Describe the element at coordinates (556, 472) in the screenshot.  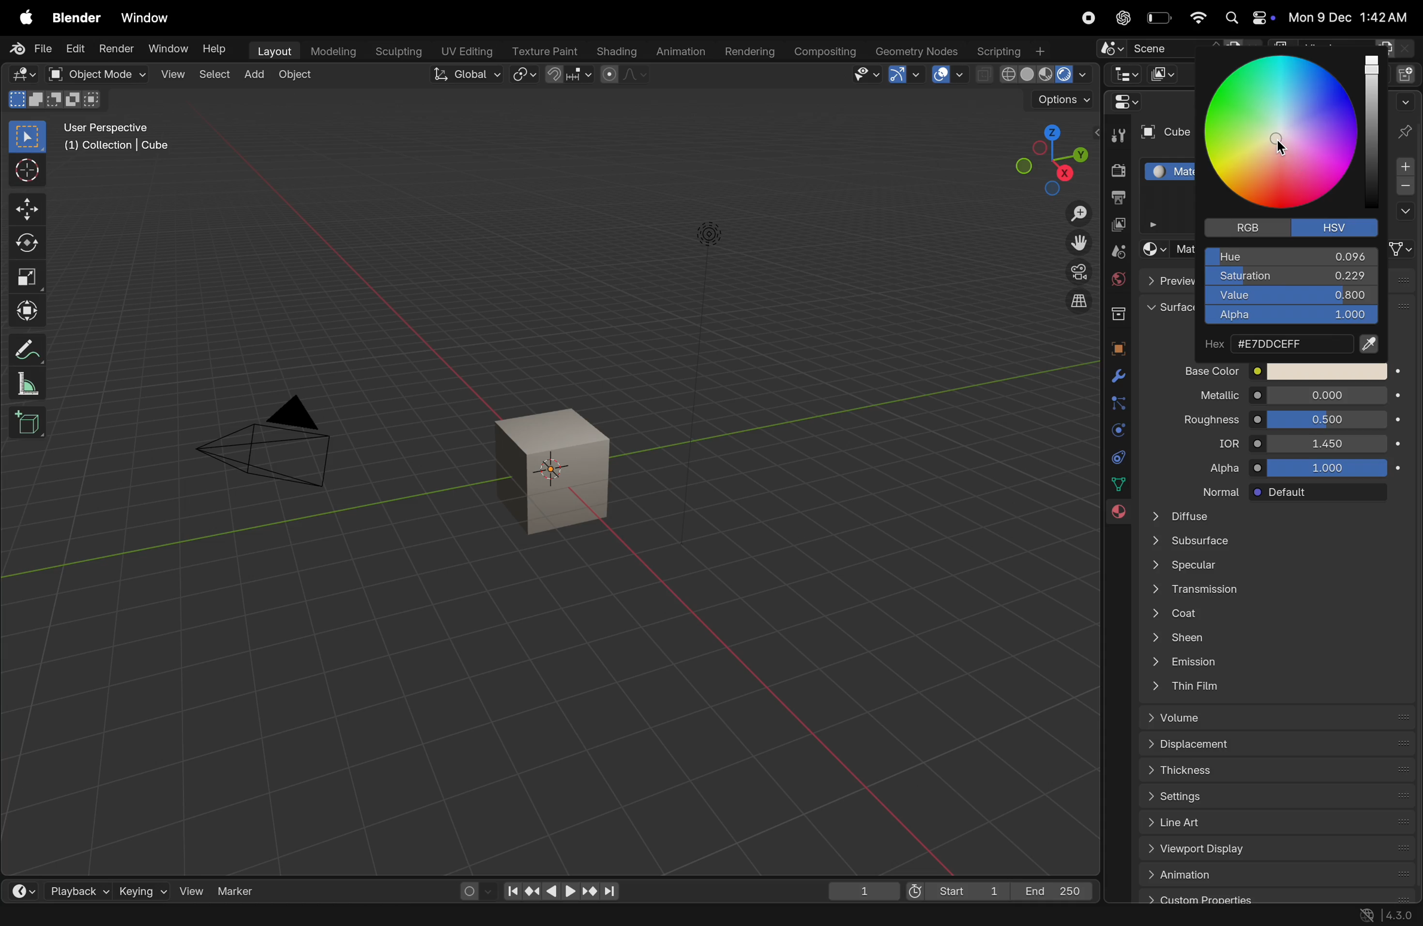
I see `cube` at that location.